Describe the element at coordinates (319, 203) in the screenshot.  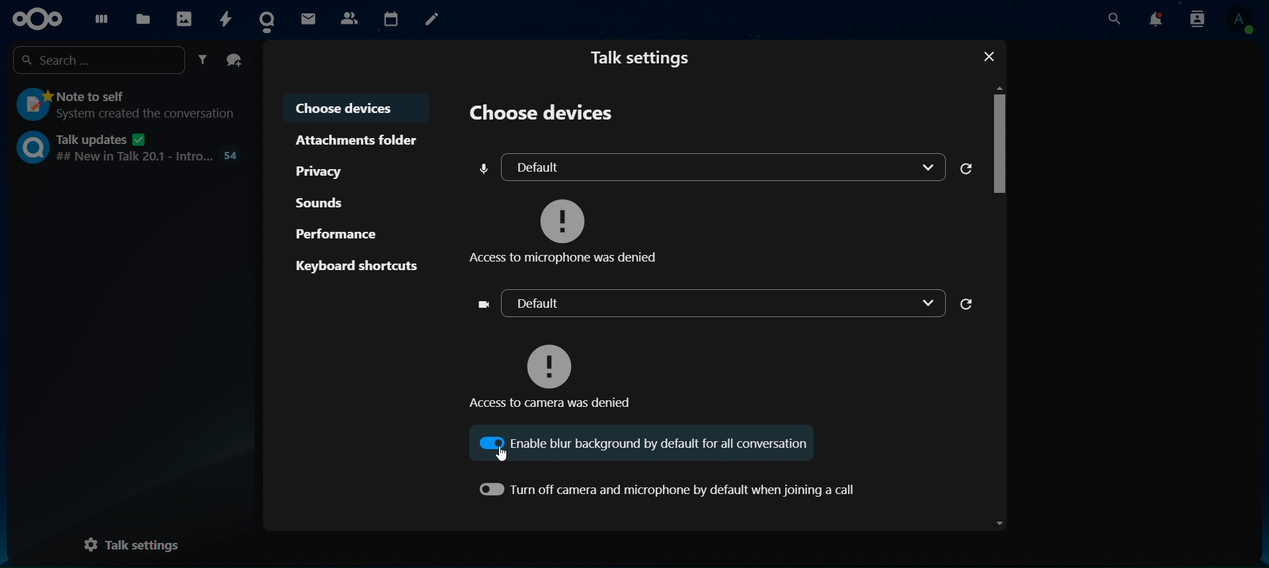
I see `sounds` at that location.